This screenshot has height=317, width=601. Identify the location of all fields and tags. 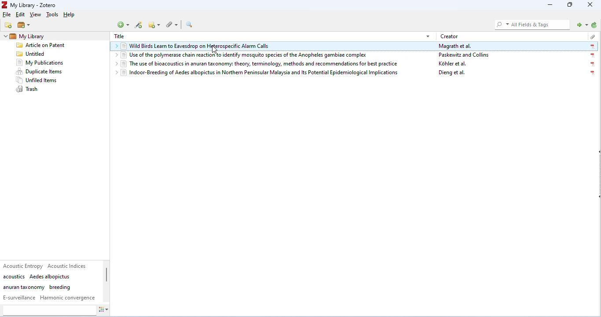
(531, 24).